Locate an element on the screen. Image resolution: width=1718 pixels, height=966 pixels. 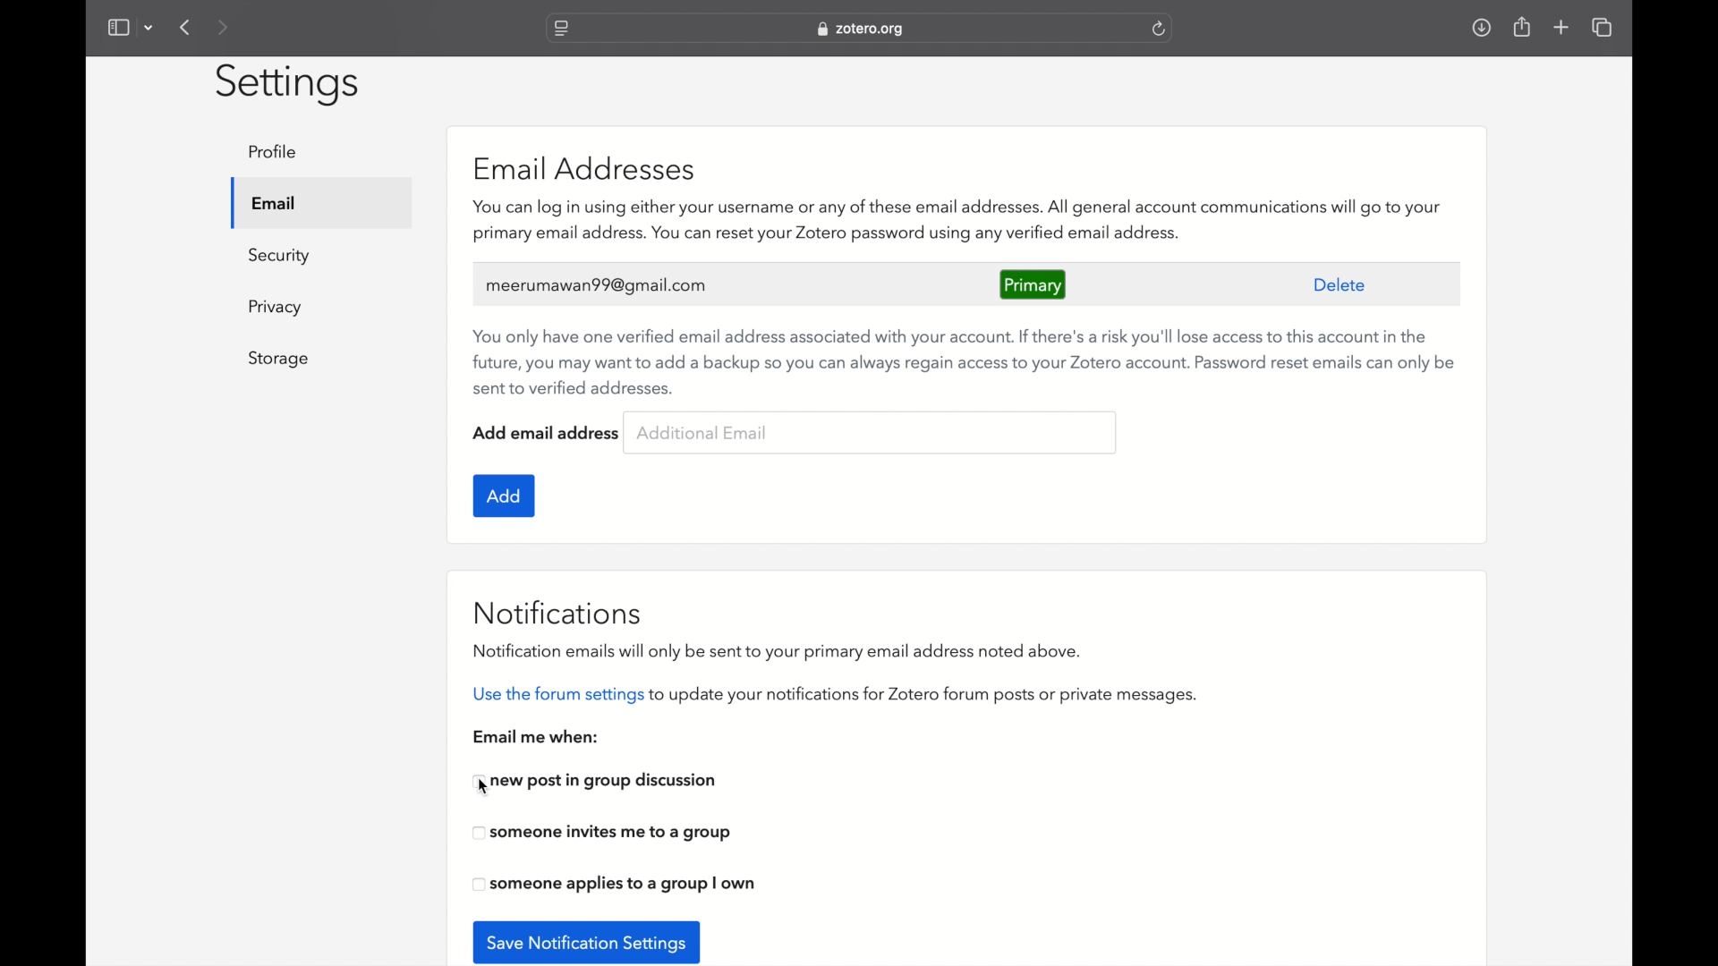
add is located at coordinates (505, 496).